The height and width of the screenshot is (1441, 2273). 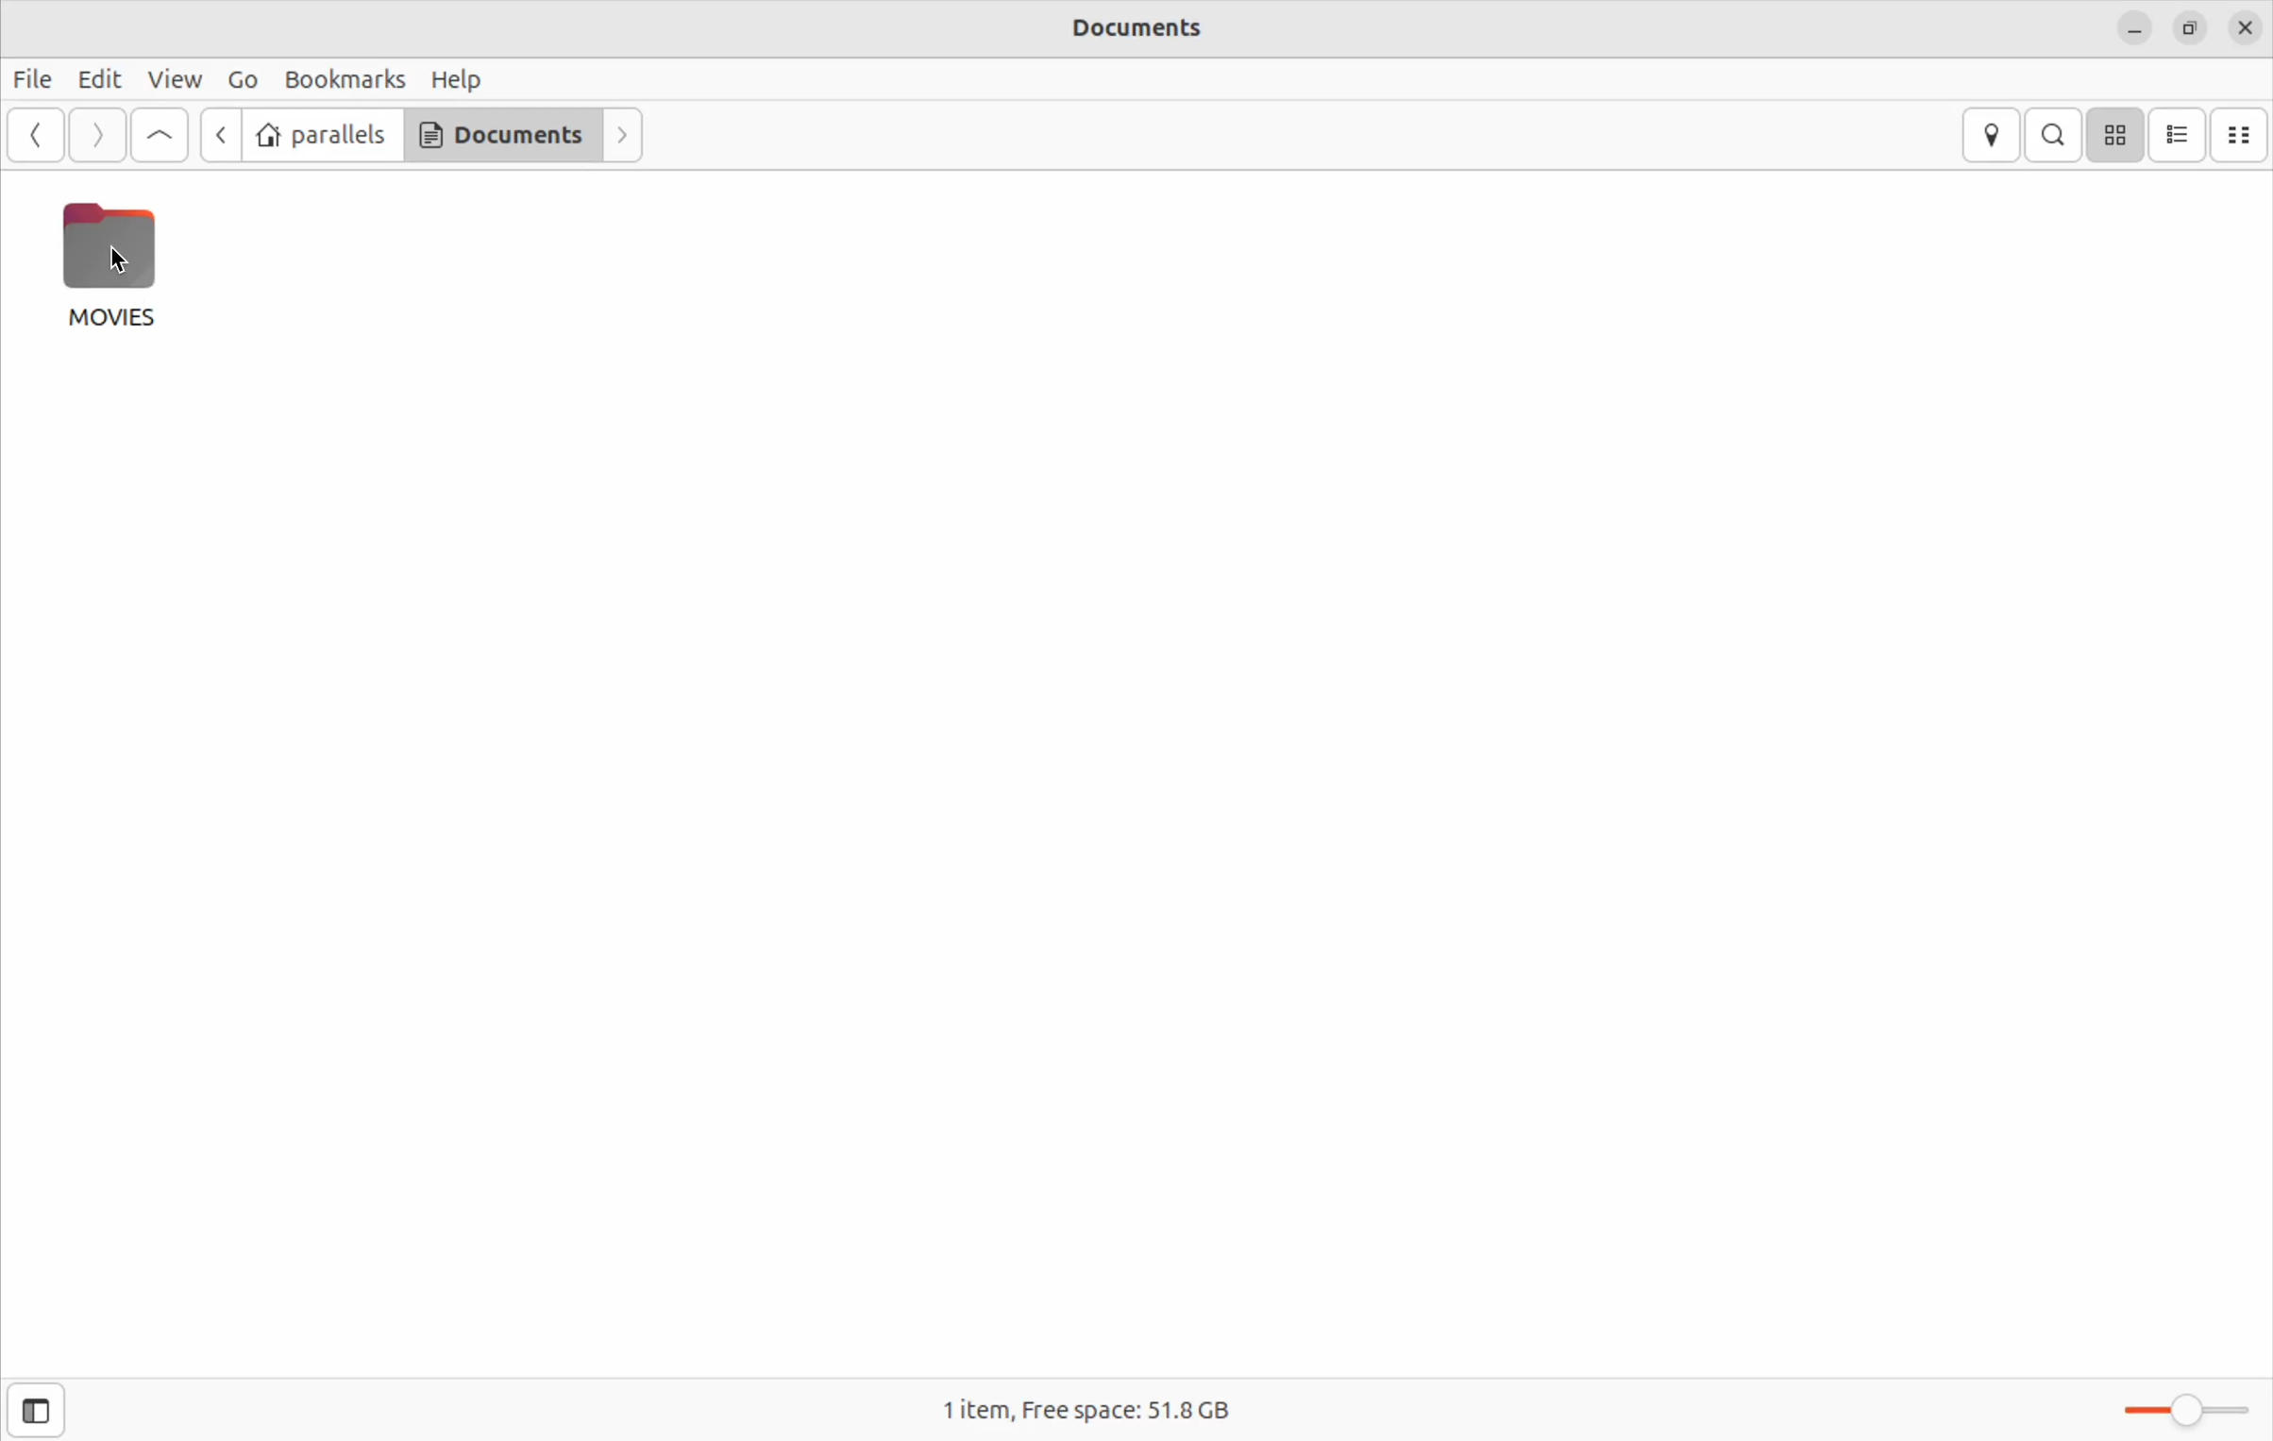 I want to click on Edit, so click(x=98, y=79).